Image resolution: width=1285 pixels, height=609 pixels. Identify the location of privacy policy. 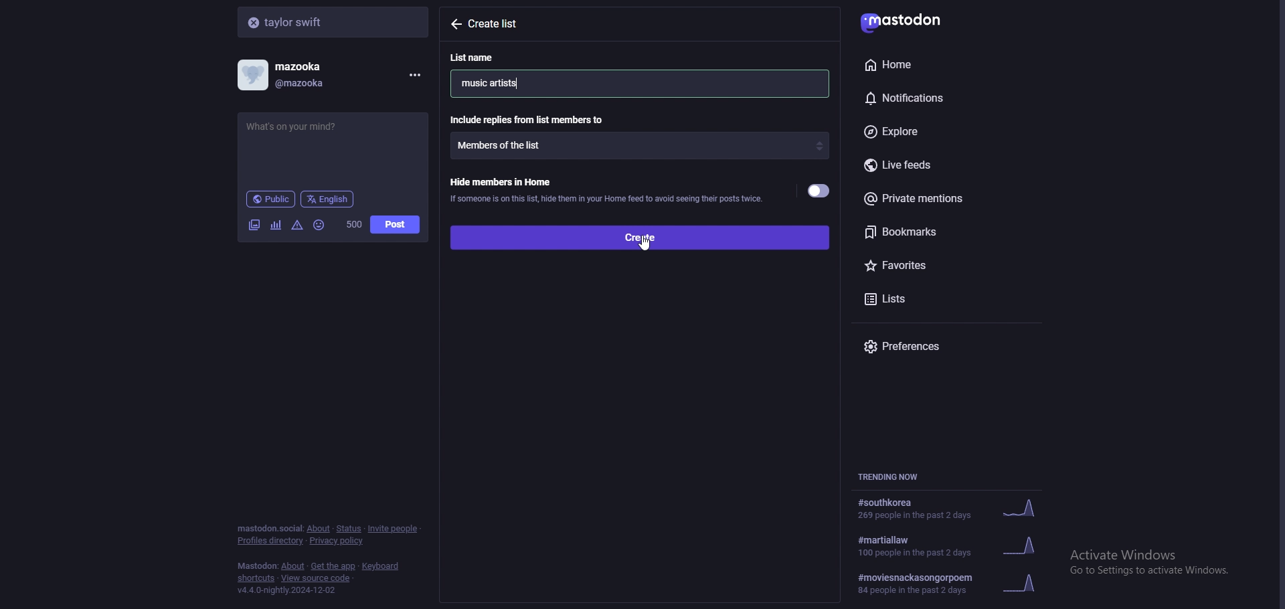
(338, 542).